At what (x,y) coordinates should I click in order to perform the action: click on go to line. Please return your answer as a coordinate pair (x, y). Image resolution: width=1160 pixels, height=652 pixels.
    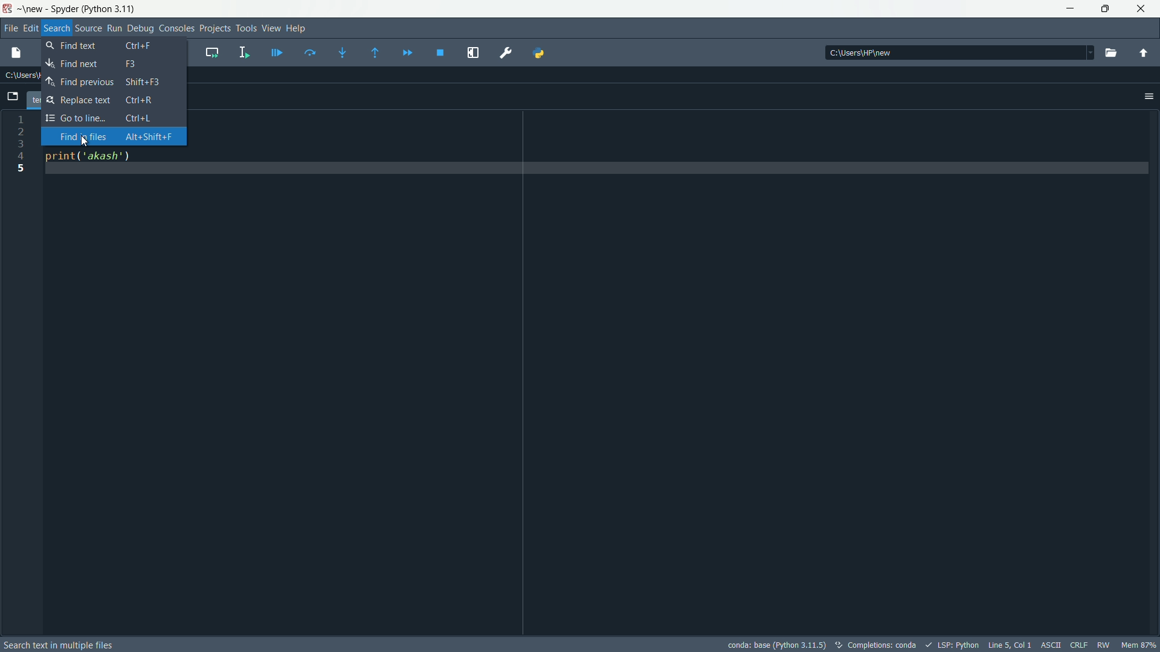
    Looking at the image, I should click on (111, 117).